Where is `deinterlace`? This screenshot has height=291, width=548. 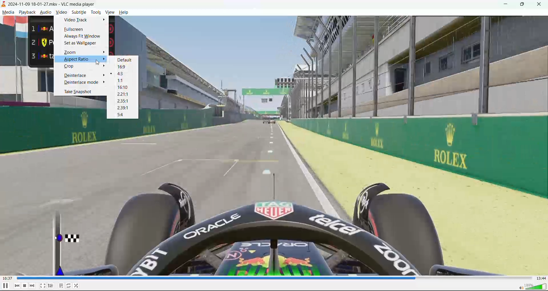
deinterlace is located at coordinates (78, 75).